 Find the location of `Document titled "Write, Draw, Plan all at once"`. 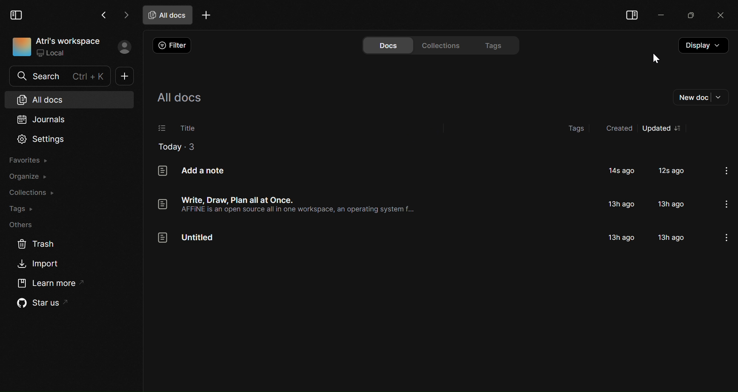

Document titled "Write, Draw, Plan all at once" is located at coordinates (241, 199).